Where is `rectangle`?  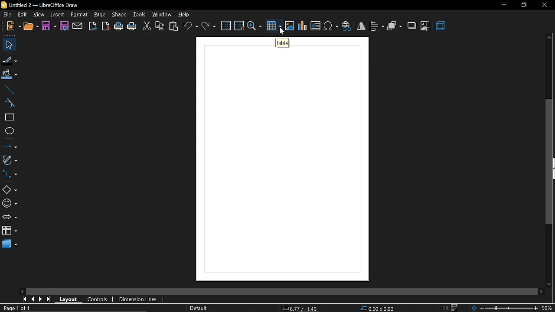 rectangle is located at coordinates (8, 117).